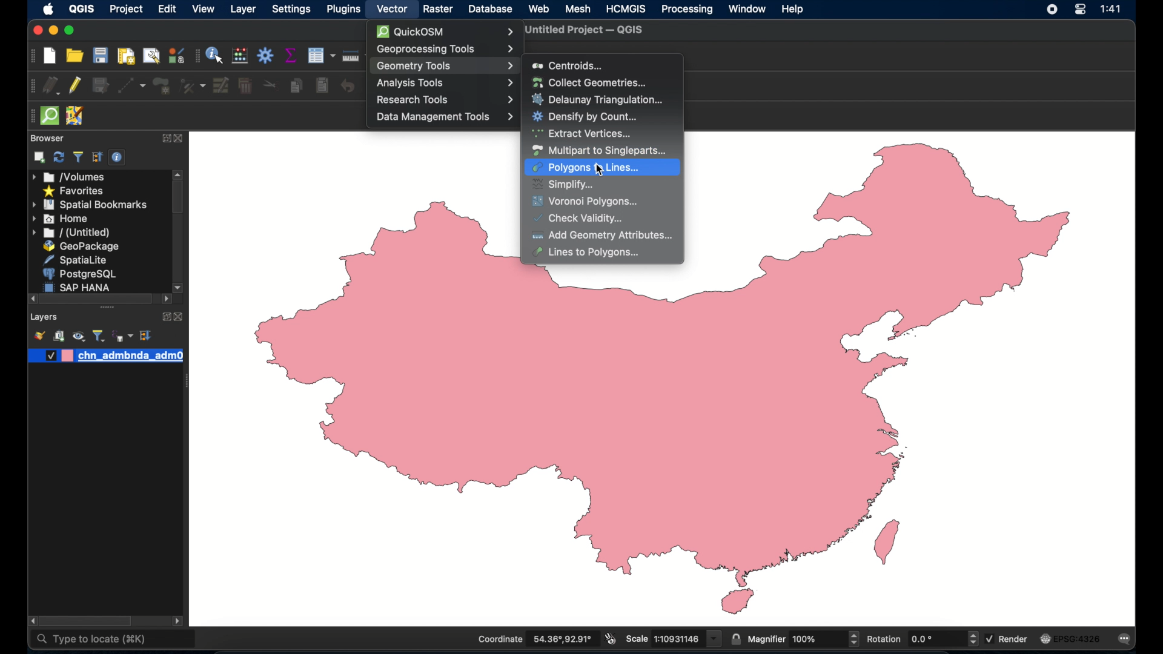 This screenshot has width=1163, height=654. What do you see at coordinates (611, 638) in the screenshot?
I see `toggle extents and mouse display position` at bounding box center [611, 638].